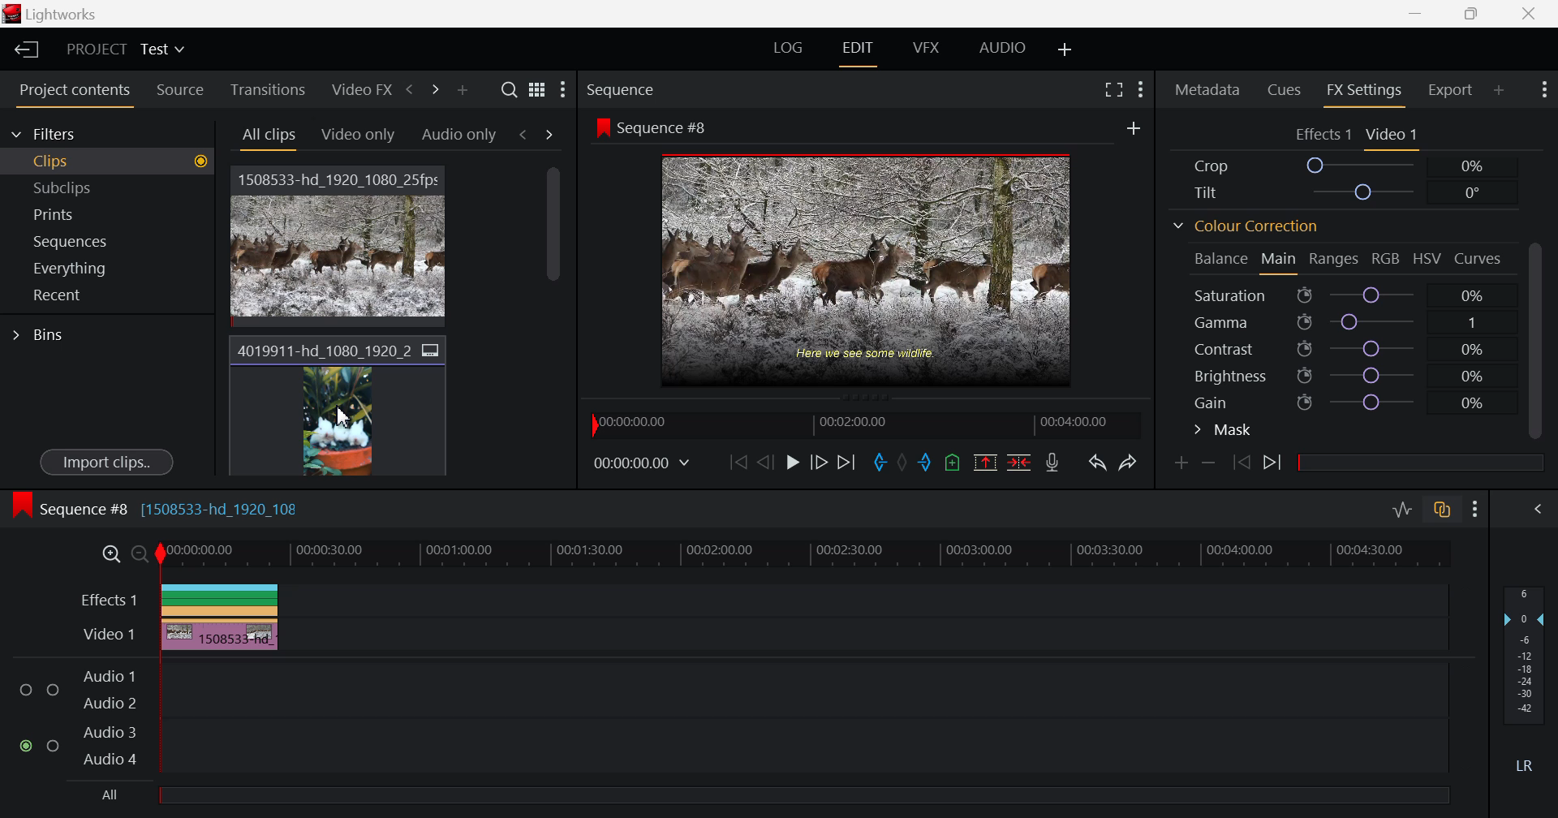 The image size is (1558, 818). What do you see at coordinates (1212, 463) in the screenshot?
I see `Lower keyframe` at bounding box center [1212, 463].